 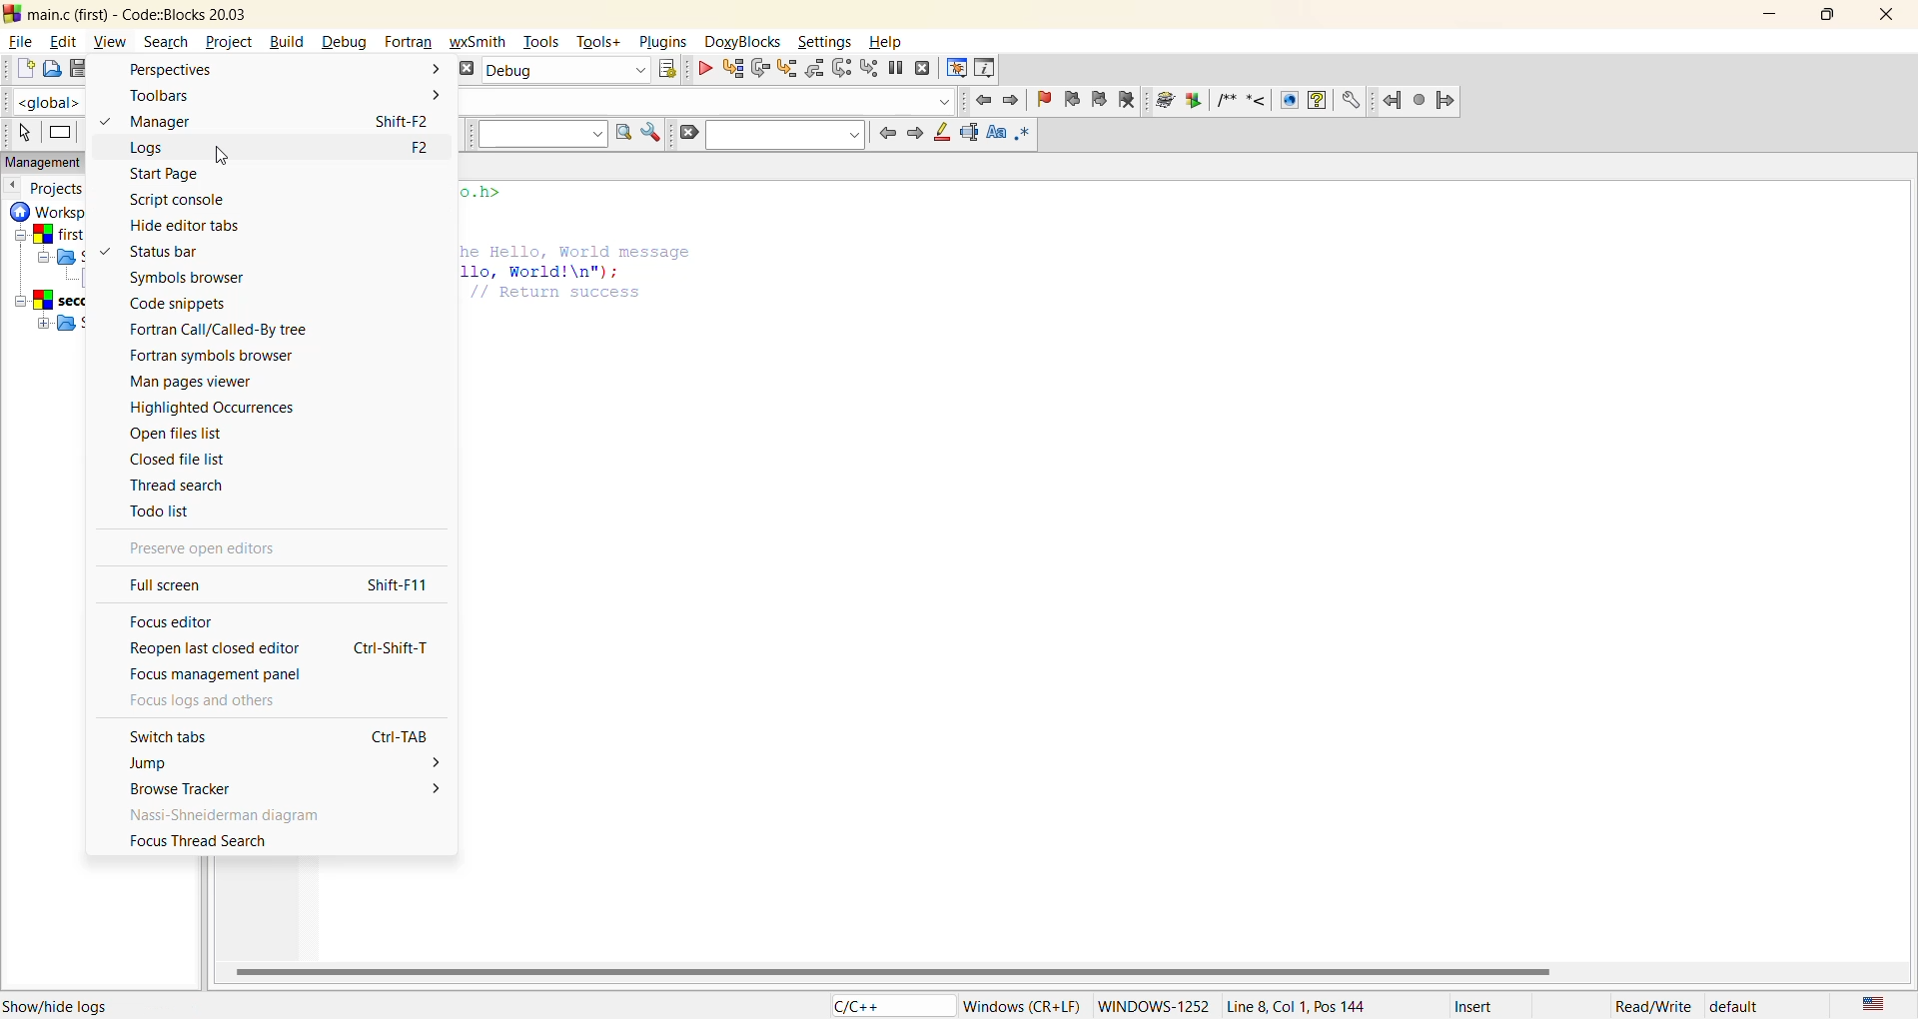 What do you see at coordinates (191, 199) in the screenshot?
I see `script console` at bounding box center [191, 199].